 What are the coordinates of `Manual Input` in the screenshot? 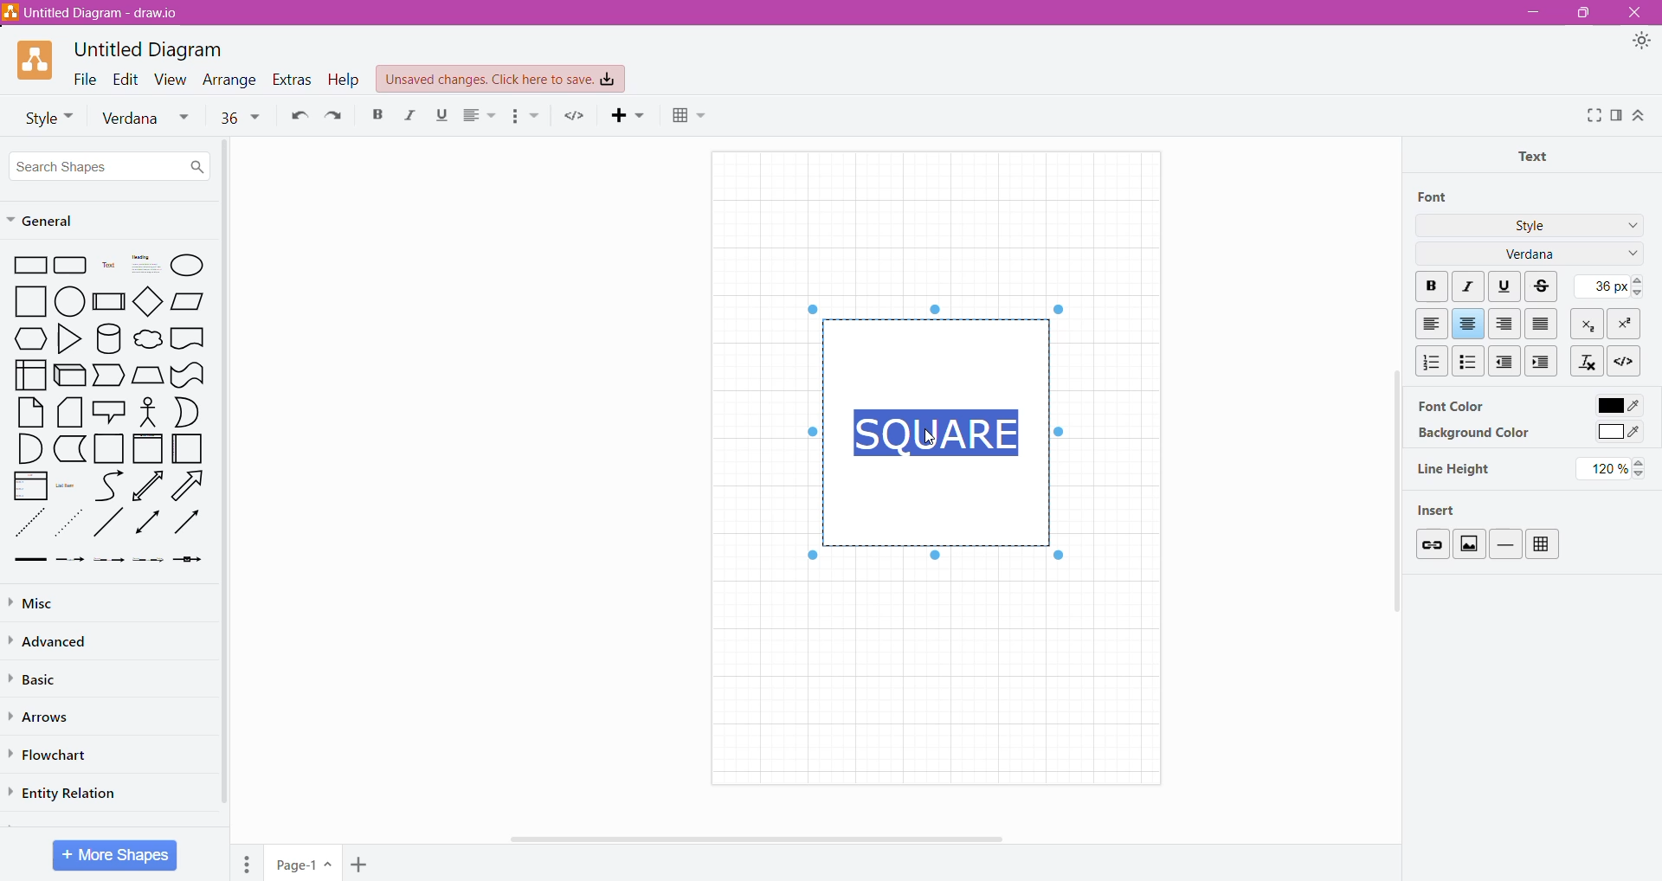 It's located at (147, 376).